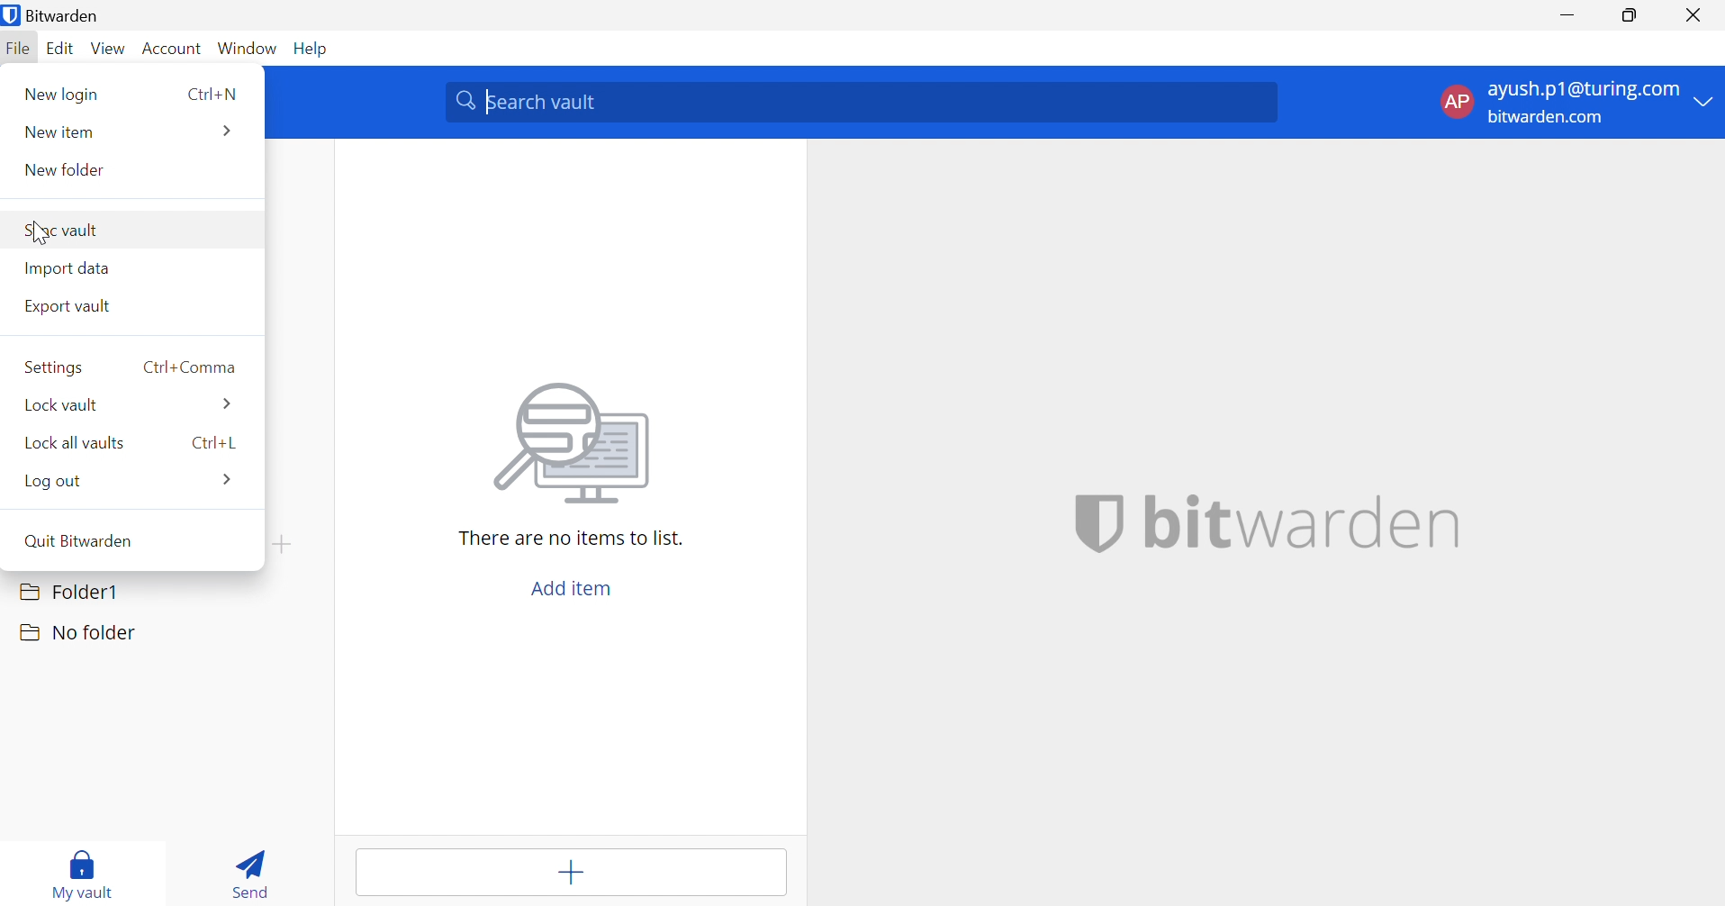  I want to click on Sync Vault, so click(67, 230).